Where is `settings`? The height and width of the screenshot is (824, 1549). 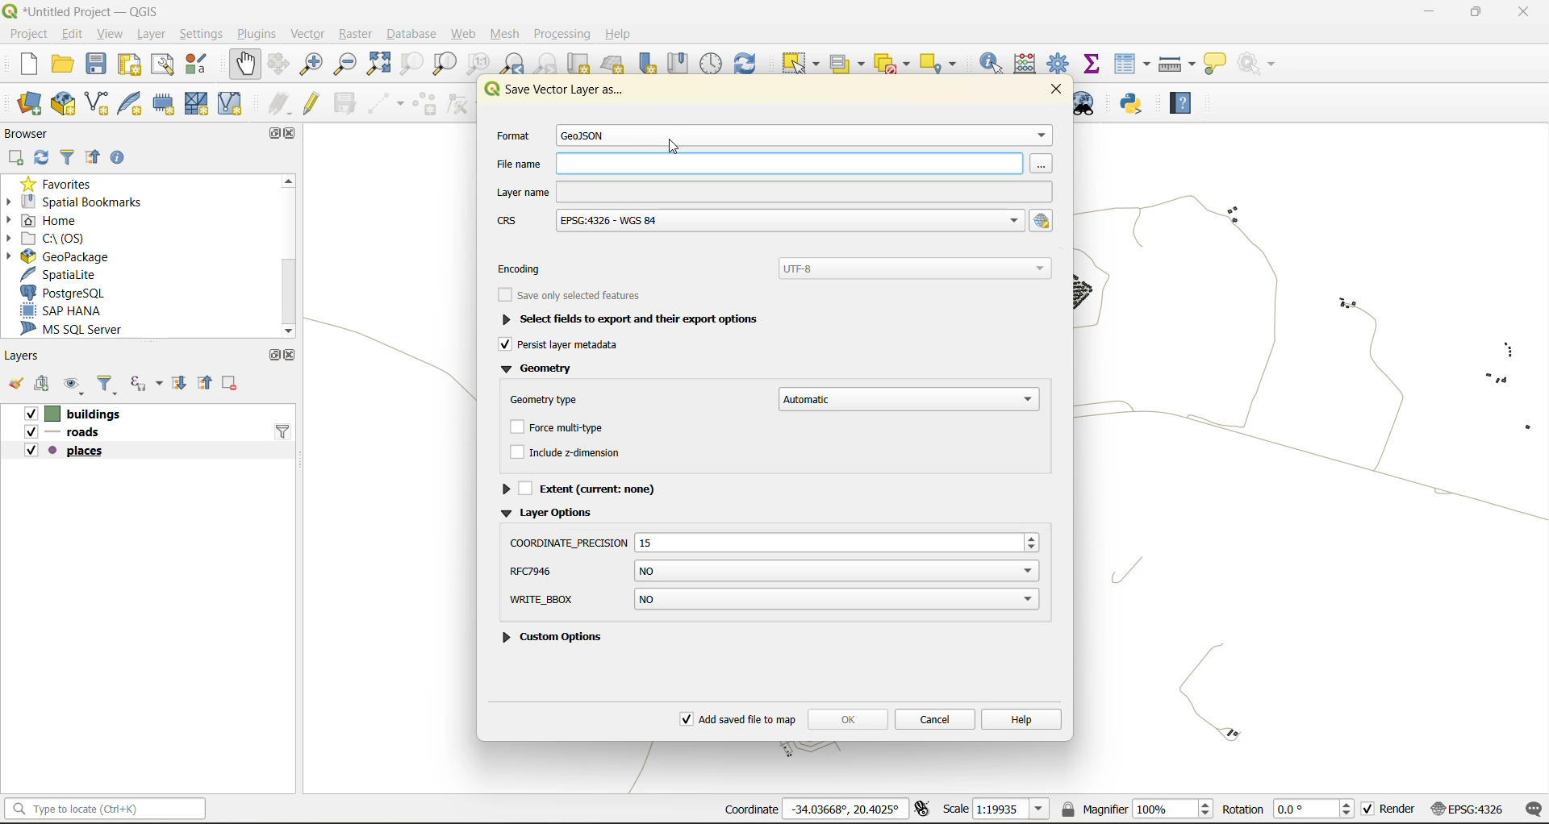
settings is located at coordinates (203, 31).